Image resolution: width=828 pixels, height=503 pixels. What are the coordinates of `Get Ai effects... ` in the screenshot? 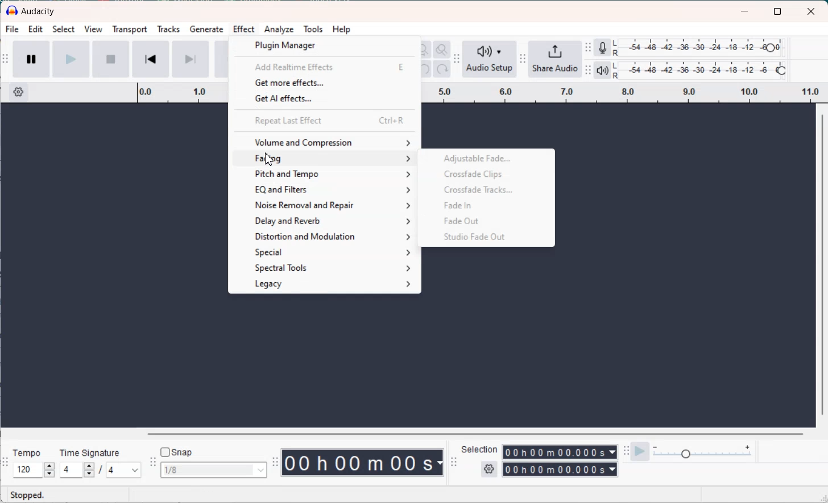 It's located at (324, 100).